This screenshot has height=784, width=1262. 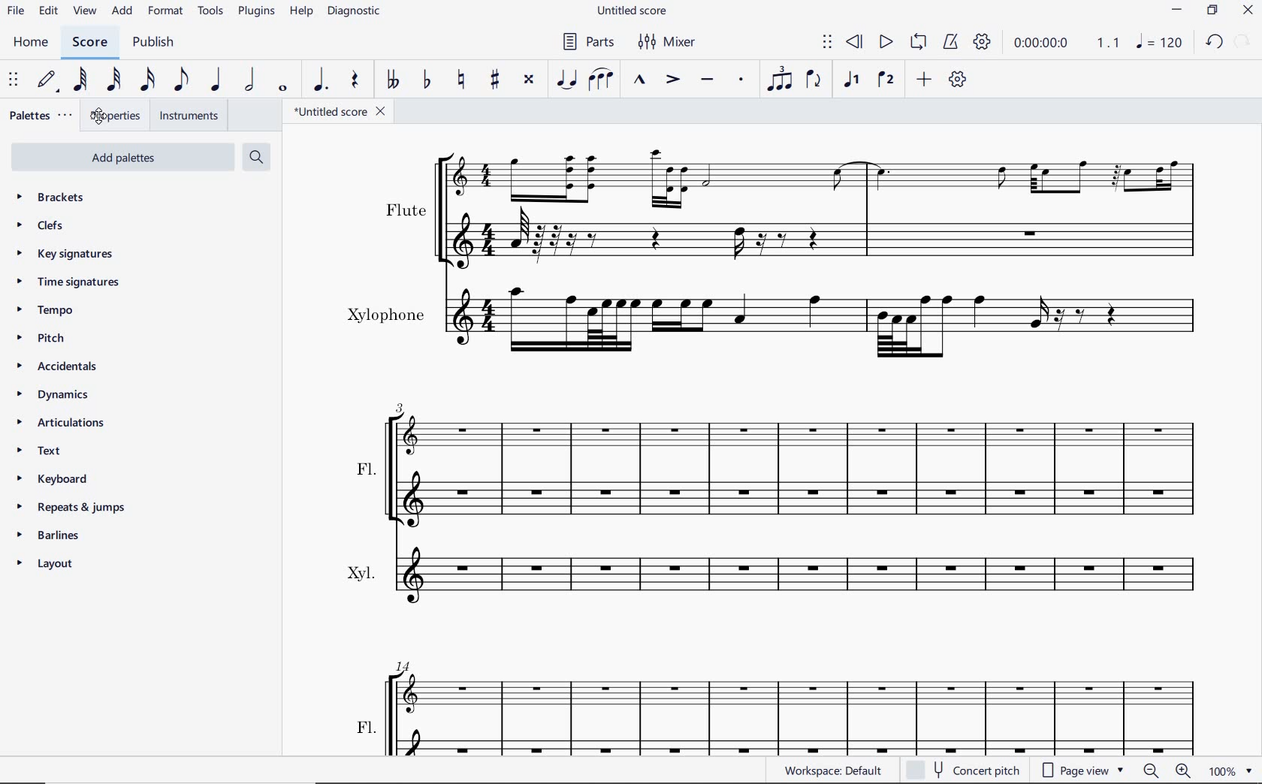 What do you see at coordinates (919, 43) in the screenshot?
I see `LOOP PLAYBACK` at bounding box center [919, 43].